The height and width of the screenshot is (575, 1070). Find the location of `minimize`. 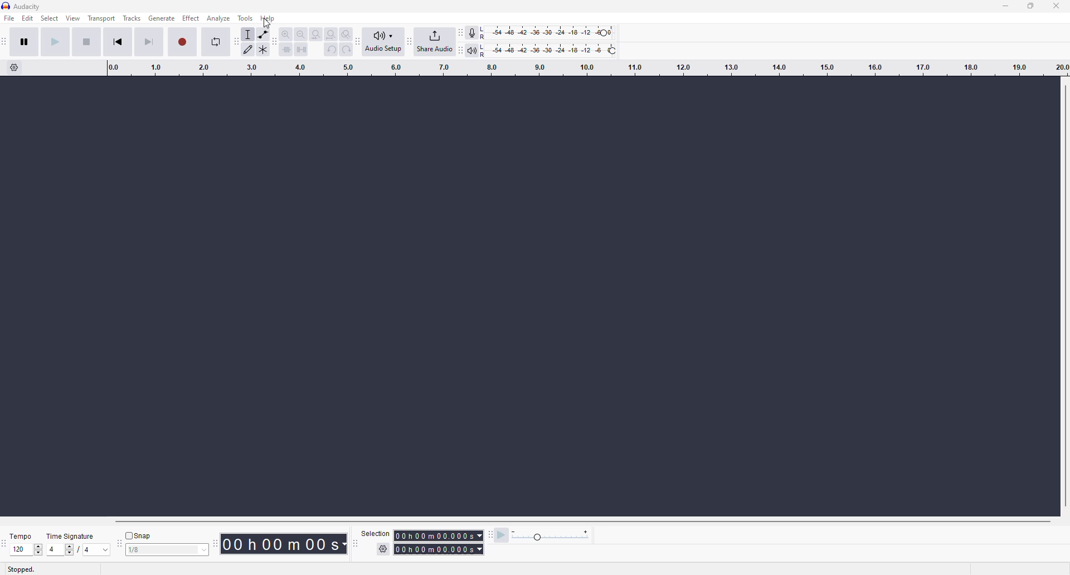

minimize is located at coordinates (1004, 6).